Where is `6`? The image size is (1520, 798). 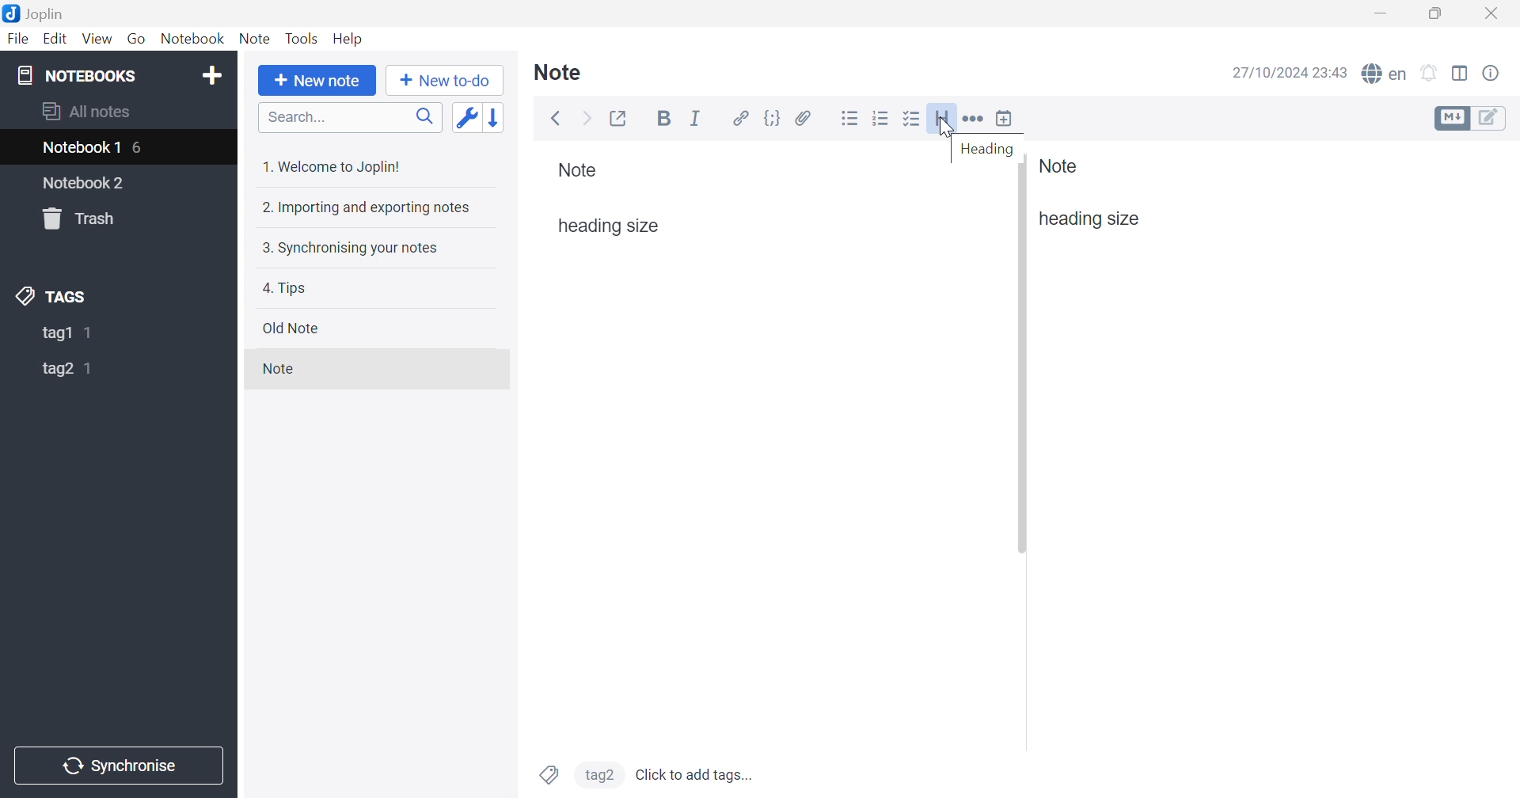 6 is located at coordinates (139, 150).